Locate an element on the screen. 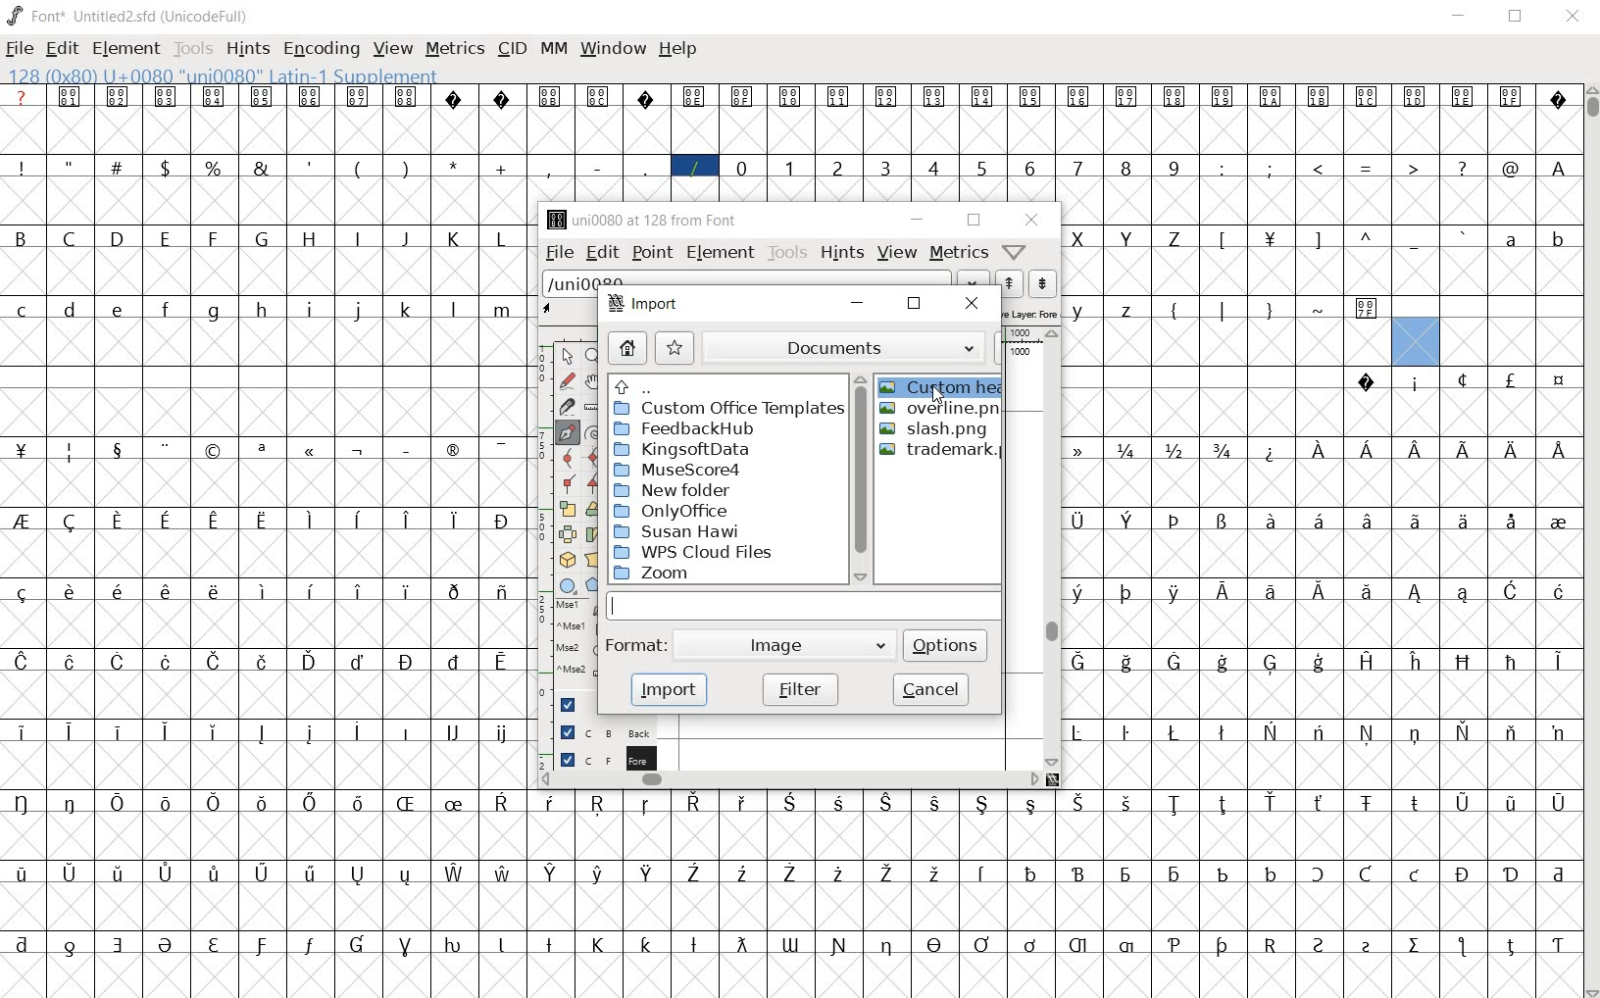  glyph is located at coordinates (165, 168).